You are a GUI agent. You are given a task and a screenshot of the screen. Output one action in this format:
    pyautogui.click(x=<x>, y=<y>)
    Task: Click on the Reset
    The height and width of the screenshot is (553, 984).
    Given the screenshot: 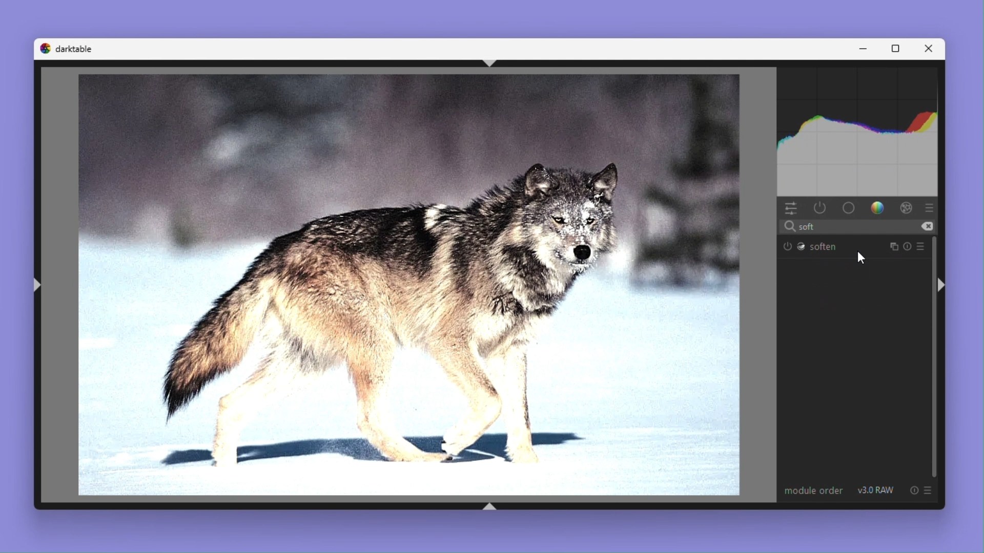 What is the action you would take?
    pyautogui.click(x=908, y=247)
    